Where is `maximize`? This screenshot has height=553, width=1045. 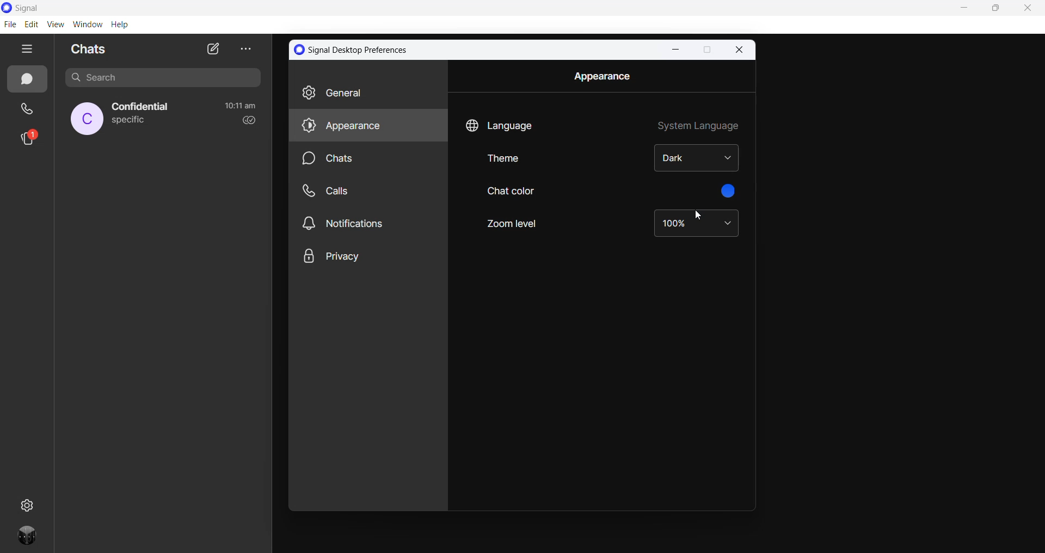
maximize is located at coordinates (706, 51).